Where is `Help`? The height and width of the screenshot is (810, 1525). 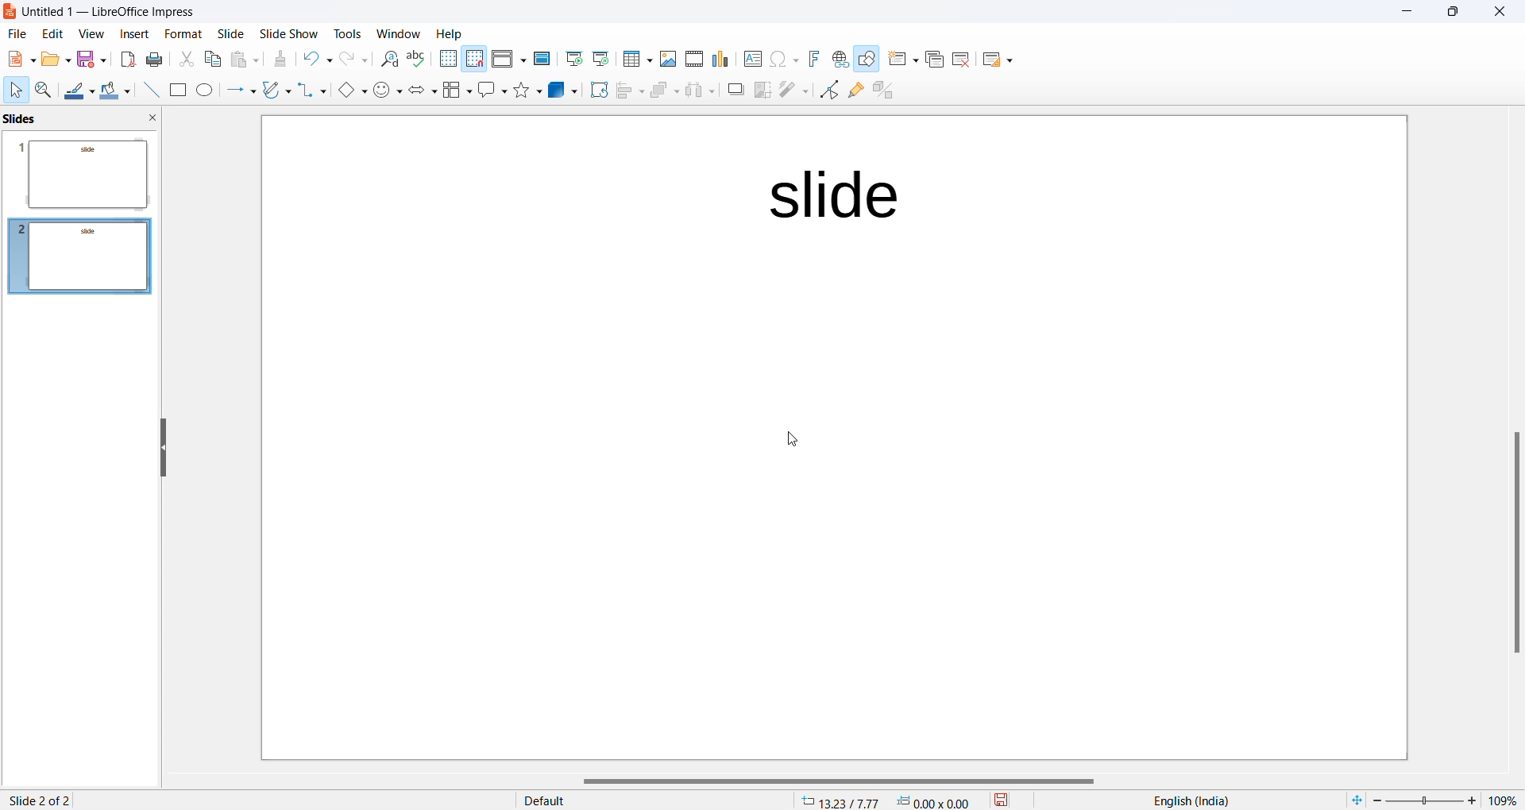
Help is located at coordinates (459, 33).